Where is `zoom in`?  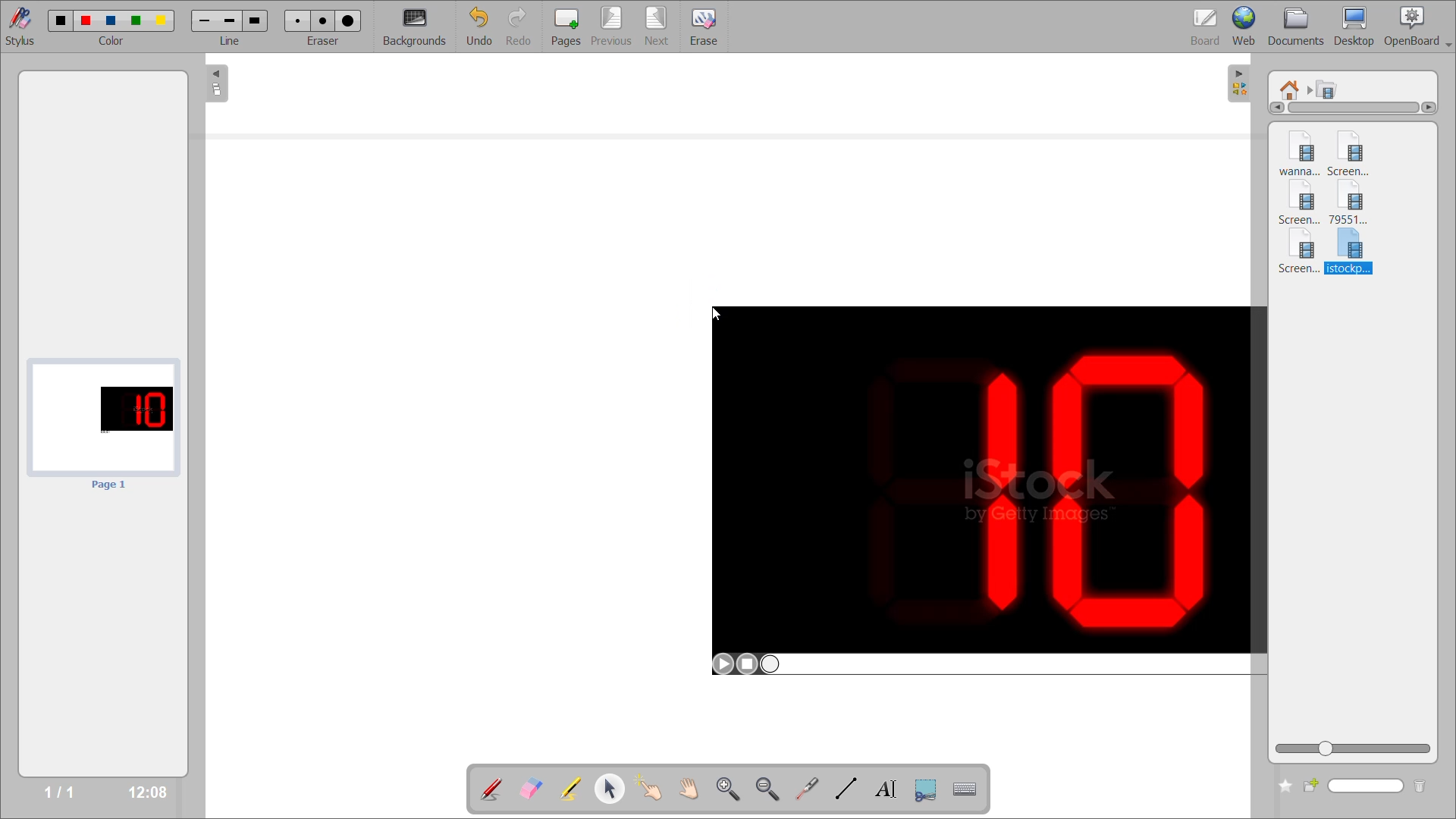
zoom in is located at coordinates (732, 788).